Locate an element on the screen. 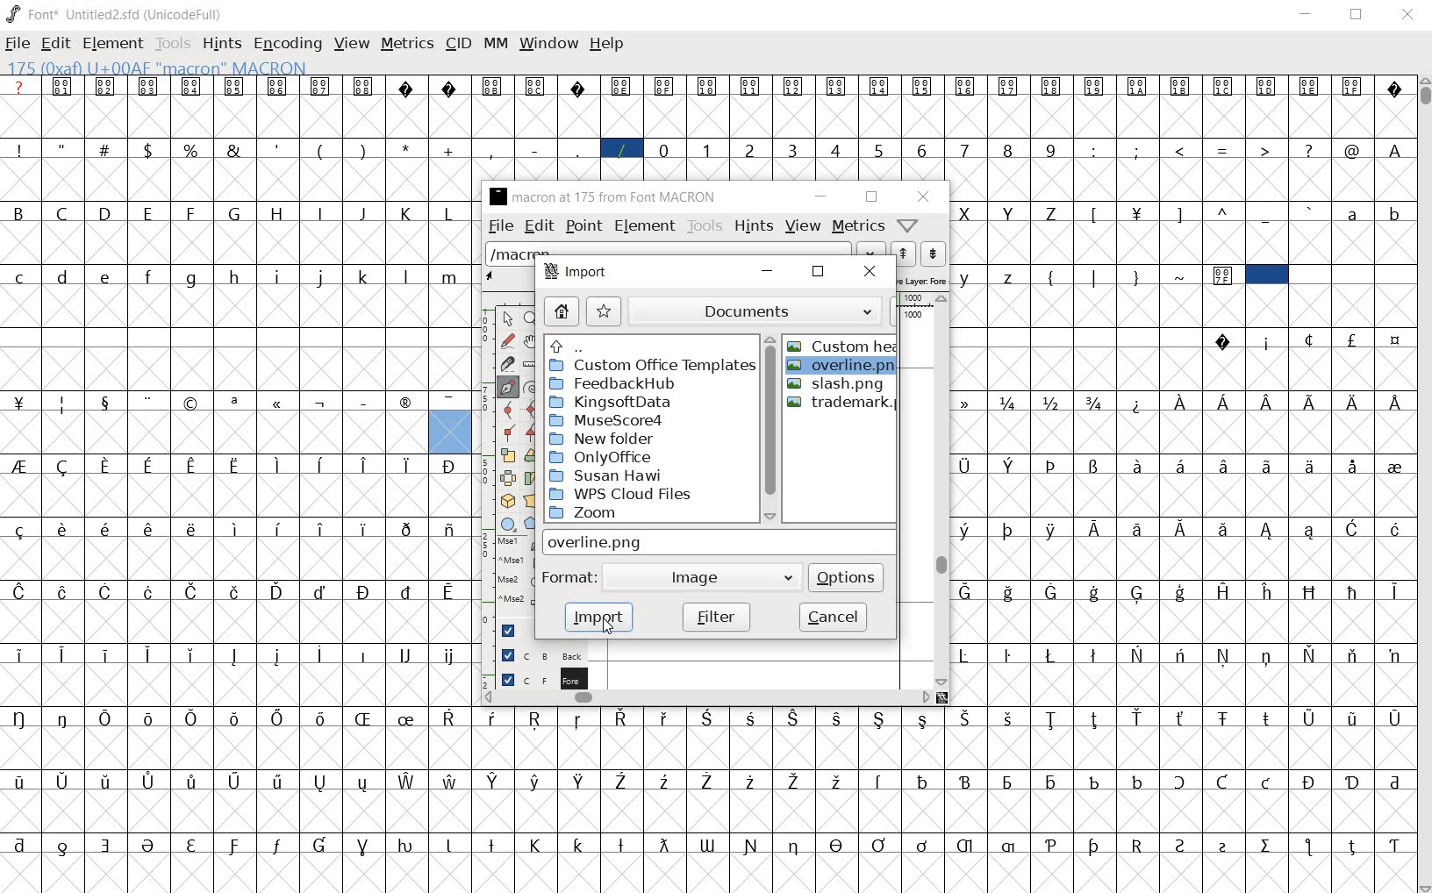  Symbol is located at coordinates (967, 718).